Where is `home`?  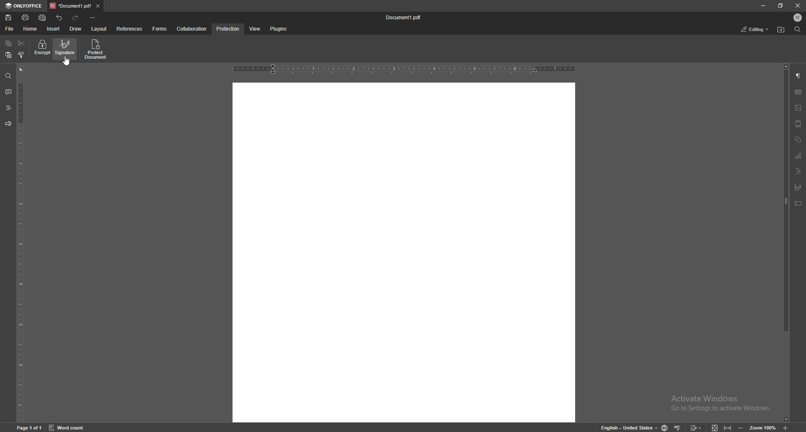
home is located at coordinates (31, 29).